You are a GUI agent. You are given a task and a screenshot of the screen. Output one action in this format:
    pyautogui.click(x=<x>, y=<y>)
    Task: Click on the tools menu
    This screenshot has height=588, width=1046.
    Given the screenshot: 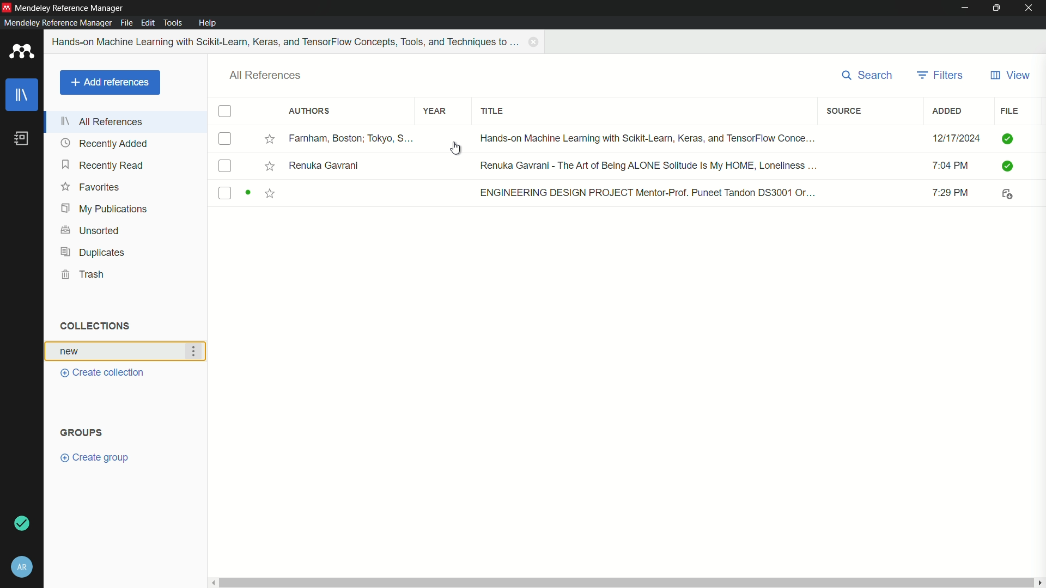 What is the action you would take?
    pyautogui.click(x=172, y=23)
    